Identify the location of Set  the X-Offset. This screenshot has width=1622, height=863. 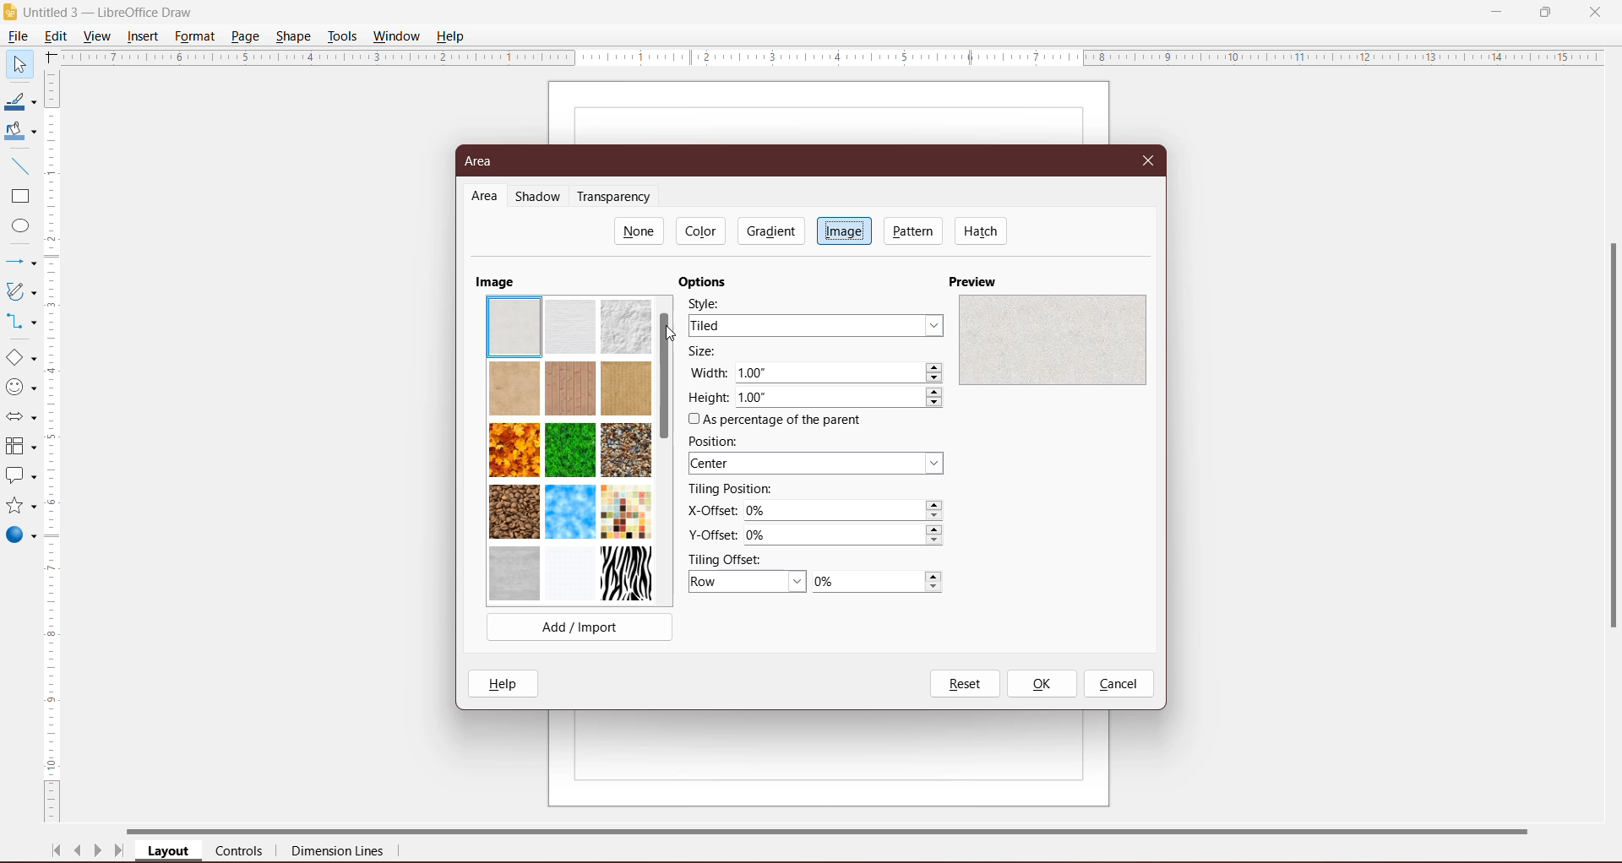
(846, 511).